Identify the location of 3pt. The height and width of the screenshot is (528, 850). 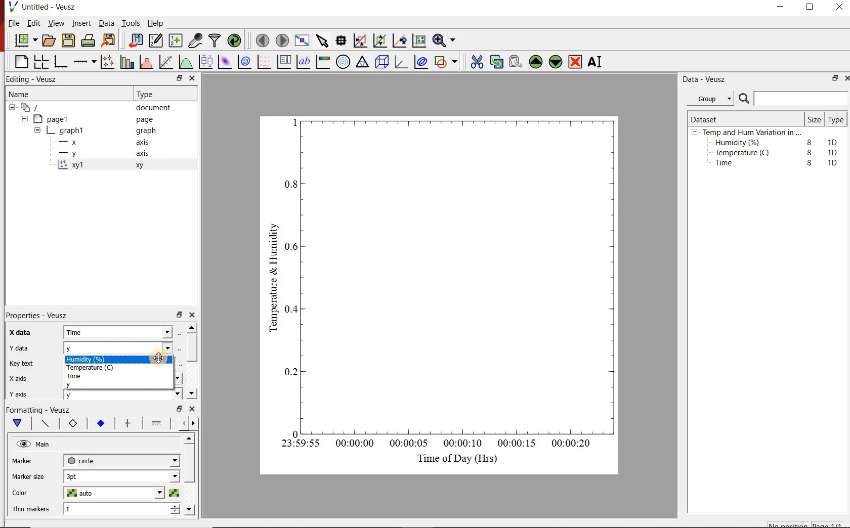
(83, 475).